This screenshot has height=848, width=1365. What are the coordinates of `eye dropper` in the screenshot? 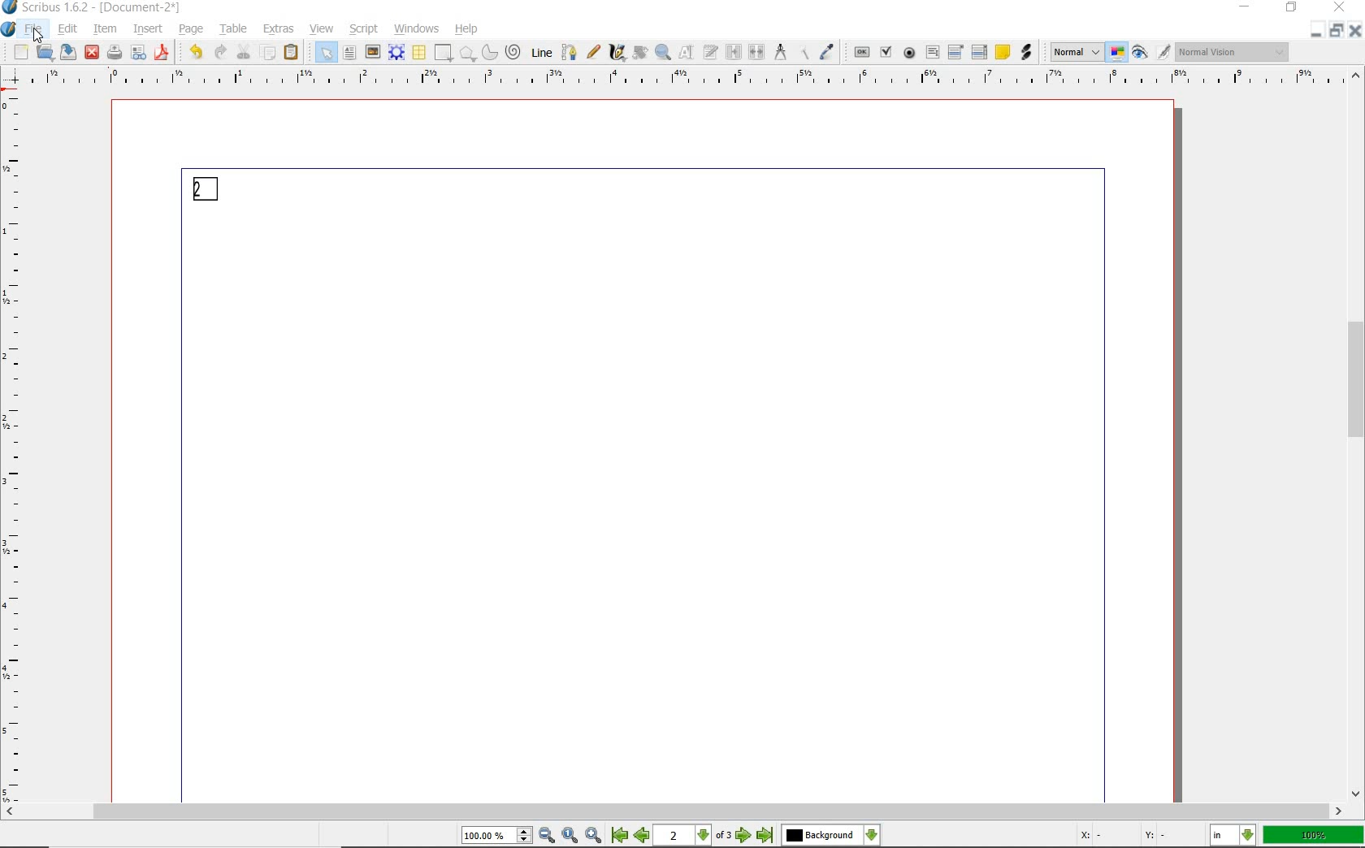 It's located at (829, 51).